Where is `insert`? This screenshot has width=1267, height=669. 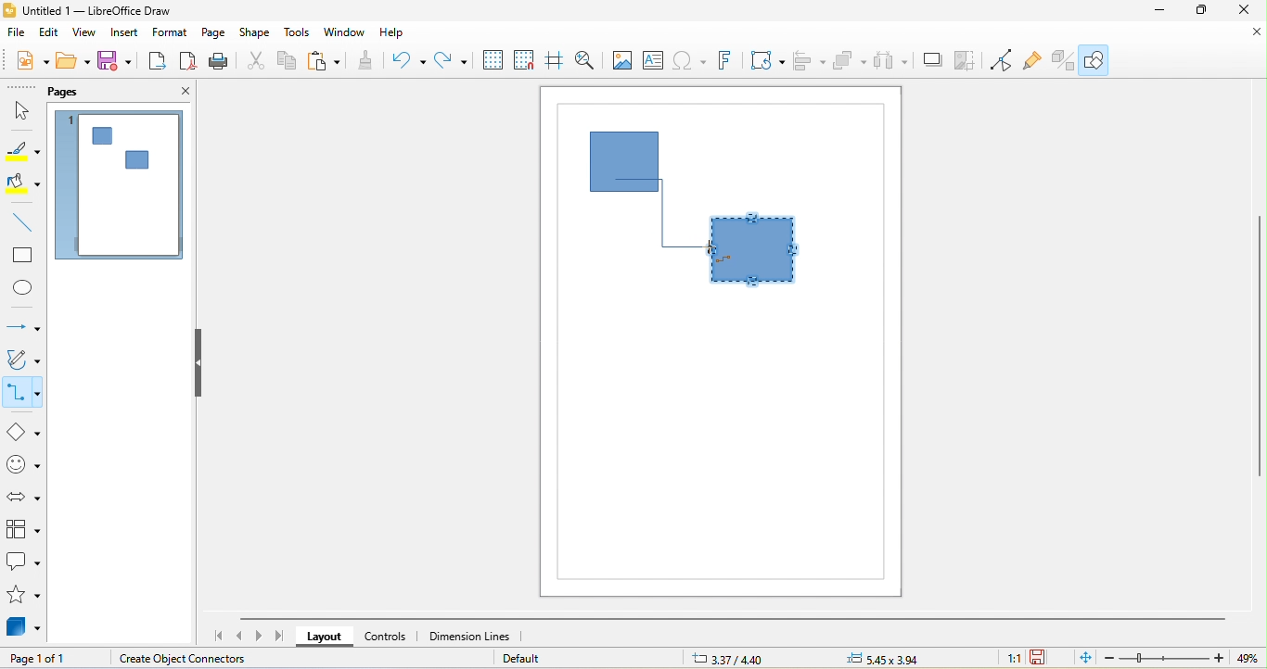
insert is located at coordinates (123, 32).